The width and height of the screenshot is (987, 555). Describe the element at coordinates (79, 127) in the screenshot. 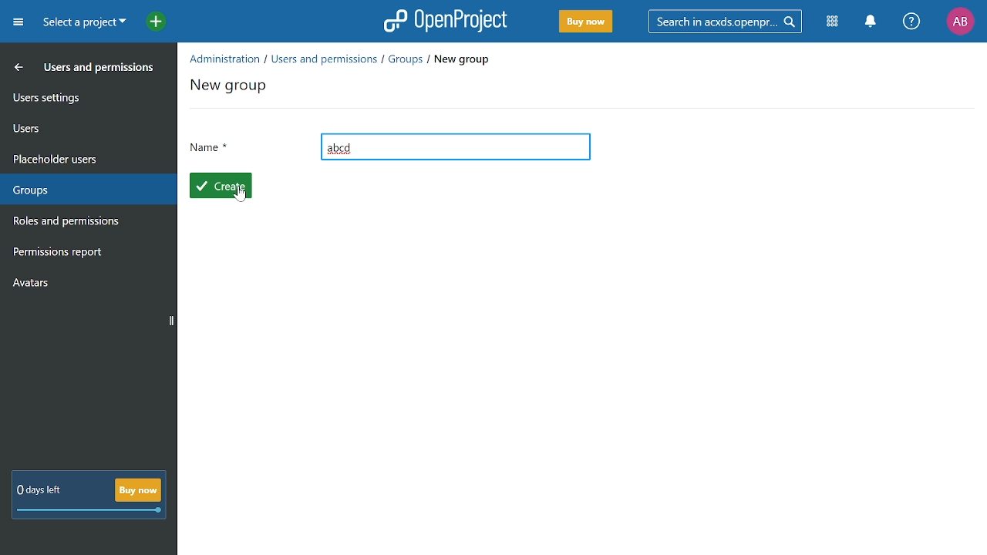

I see `users` at that location.